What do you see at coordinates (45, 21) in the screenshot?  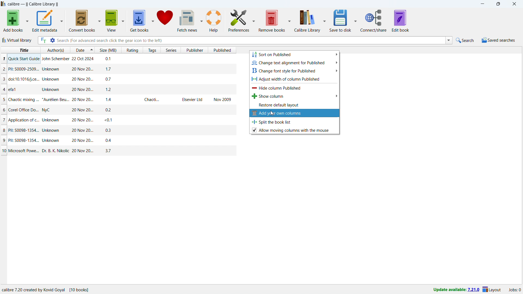 I see `edit metadata` at bounding box center [45, 21].